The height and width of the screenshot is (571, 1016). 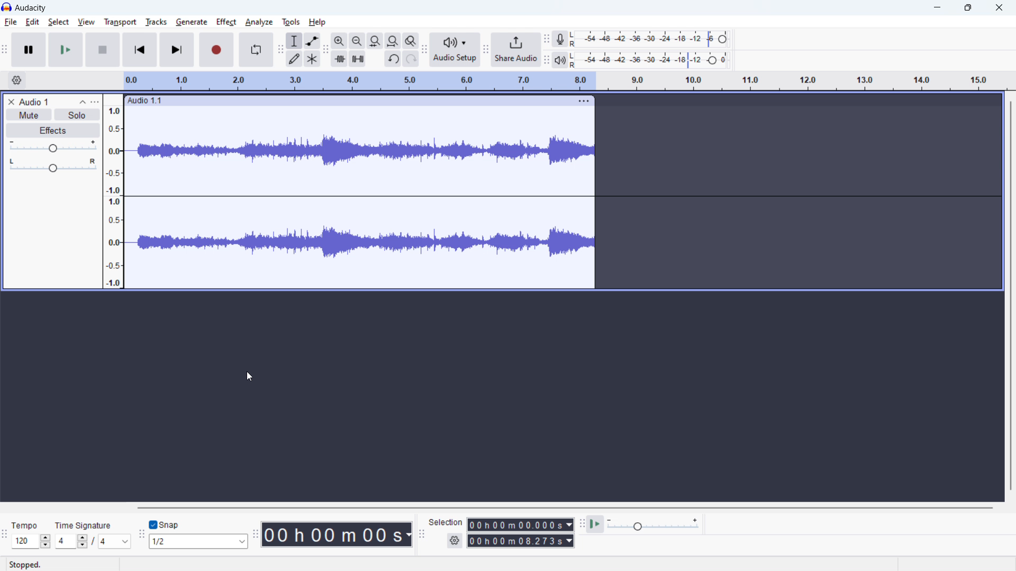 I want to click on timeline settings, so click(x=16, y=80).